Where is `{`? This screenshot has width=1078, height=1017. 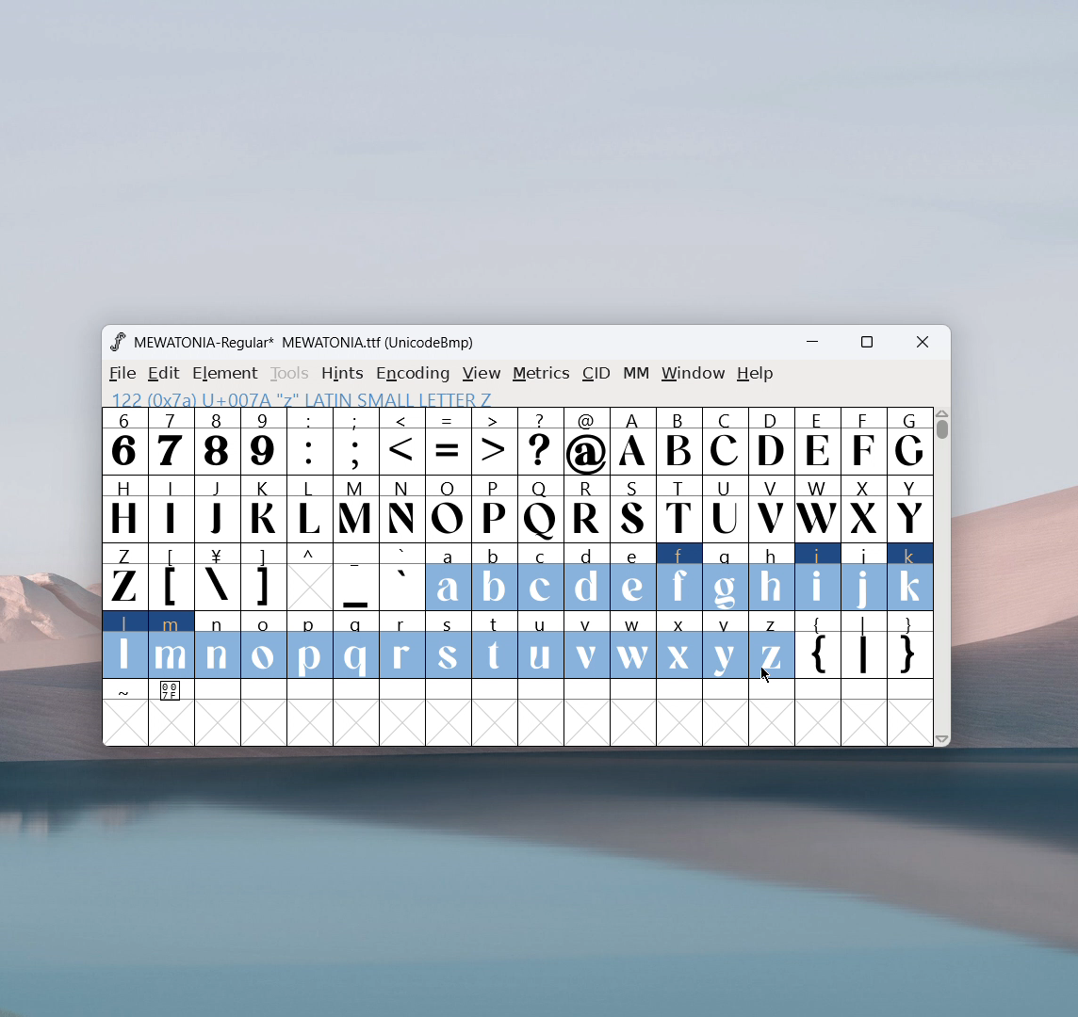
{ is located at coordinates (817, 647).